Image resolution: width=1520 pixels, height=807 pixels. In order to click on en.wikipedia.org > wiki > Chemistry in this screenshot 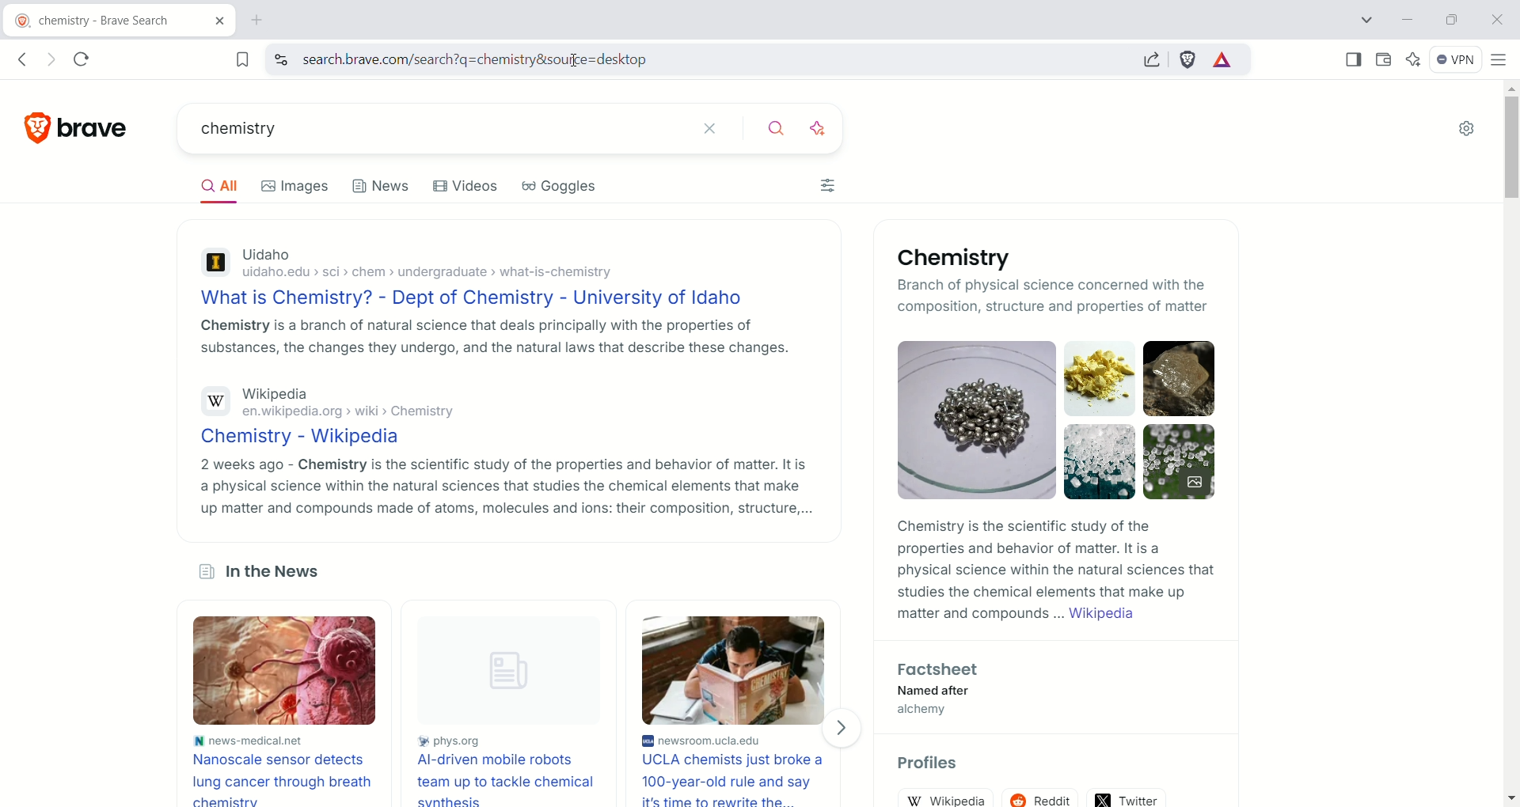, I will do `click(345, 413)`.